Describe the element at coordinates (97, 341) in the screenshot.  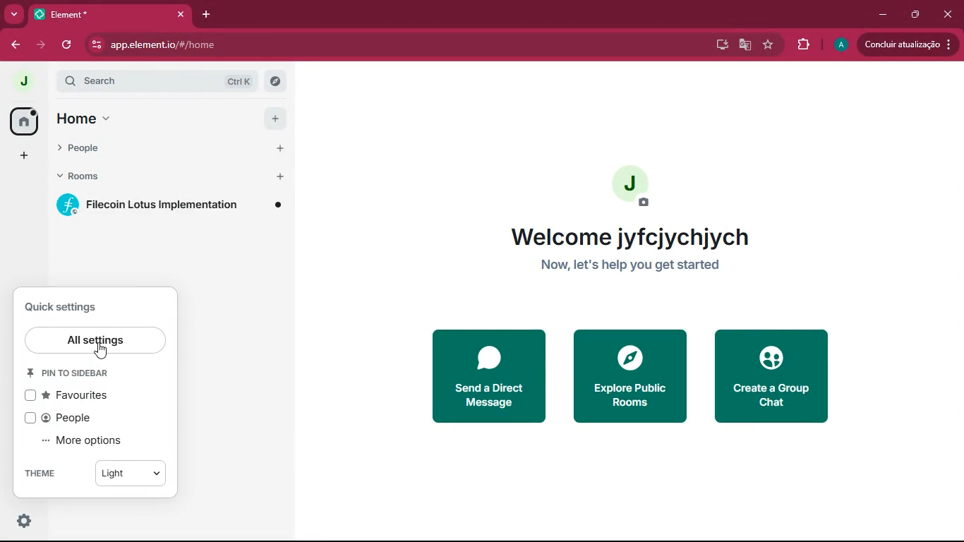
I see `all settings` at that location.